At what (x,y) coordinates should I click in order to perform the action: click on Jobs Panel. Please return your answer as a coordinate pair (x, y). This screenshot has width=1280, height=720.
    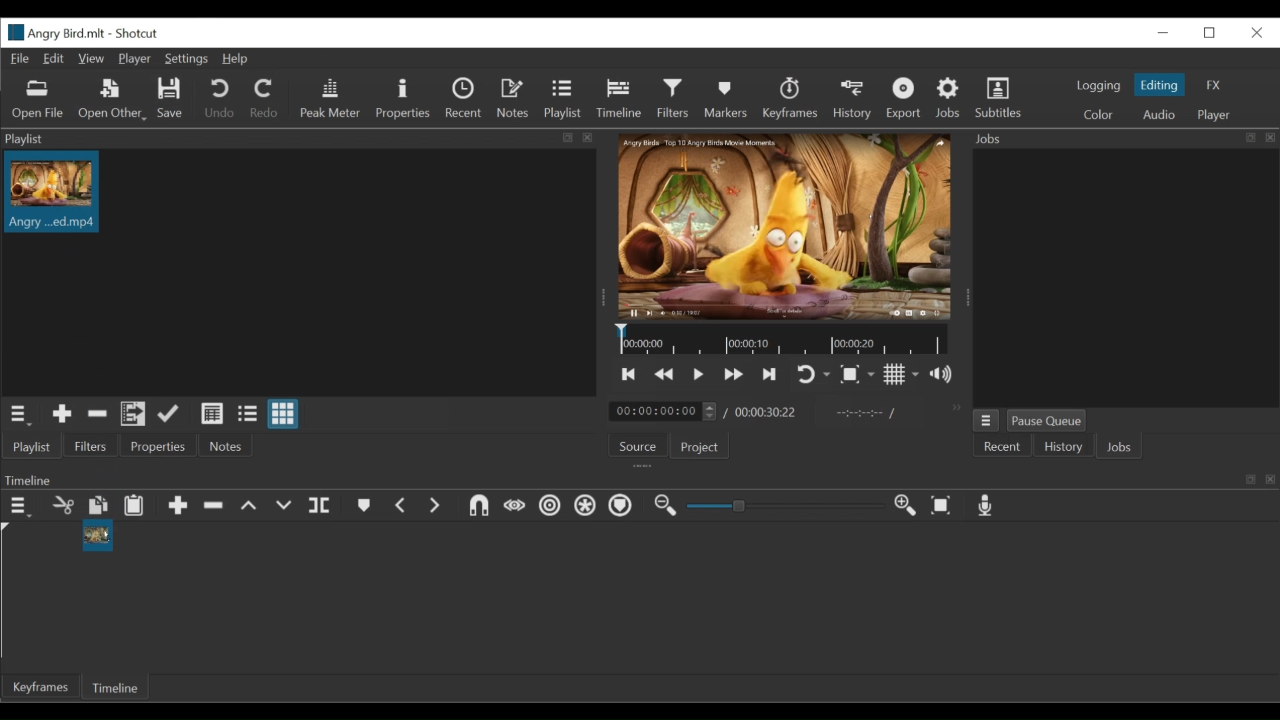
    Looking at the image, I should click on (1121, 139).